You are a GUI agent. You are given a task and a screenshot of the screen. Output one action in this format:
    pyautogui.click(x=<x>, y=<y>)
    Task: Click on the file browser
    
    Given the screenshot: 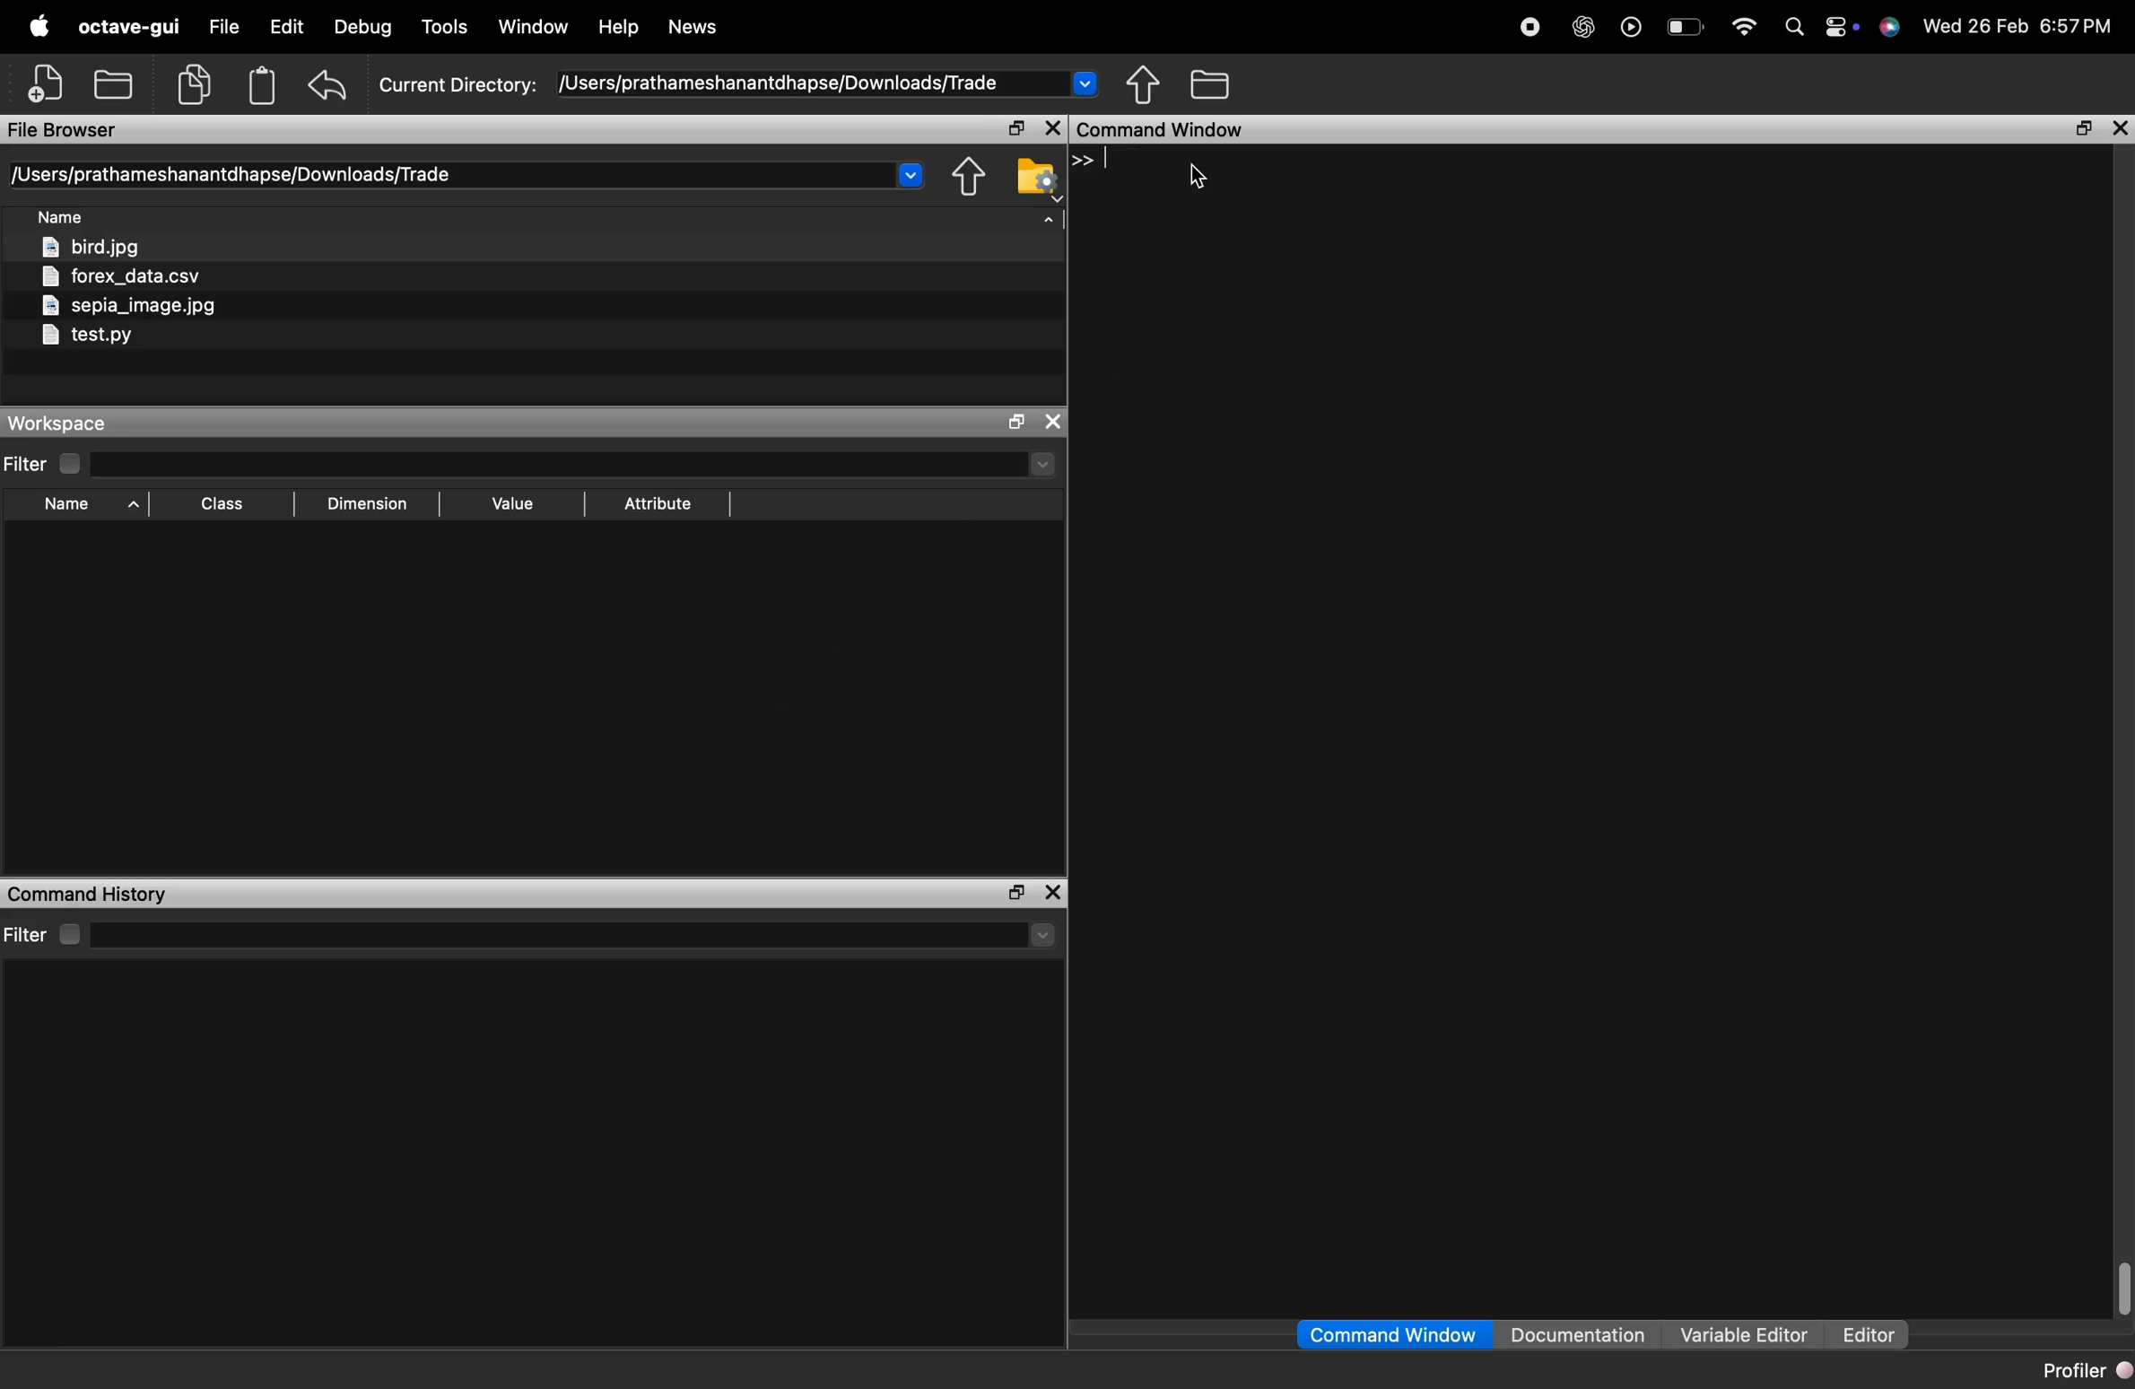 What is the action you would take?
    pyautogui.click(x=67, y=130)
    